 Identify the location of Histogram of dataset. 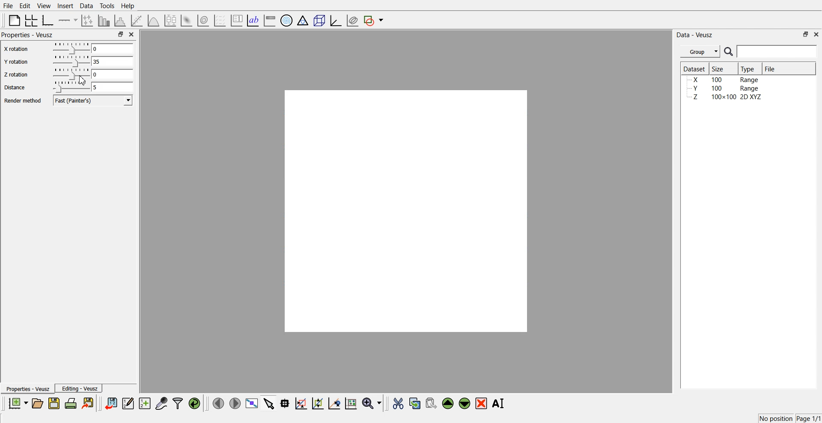
(119, 21).